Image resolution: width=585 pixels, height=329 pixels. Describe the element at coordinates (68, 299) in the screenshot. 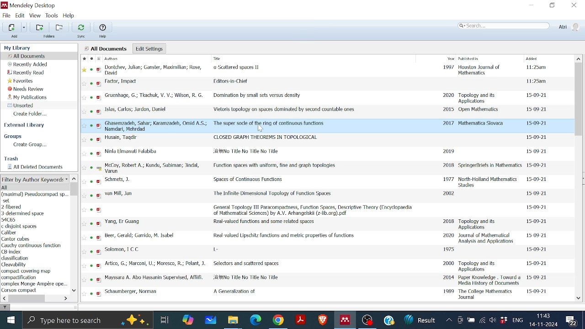

I see `Move right` at that location.